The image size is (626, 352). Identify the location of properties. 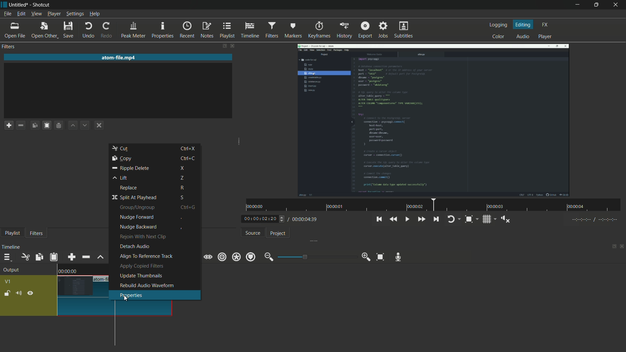
(162, 30).